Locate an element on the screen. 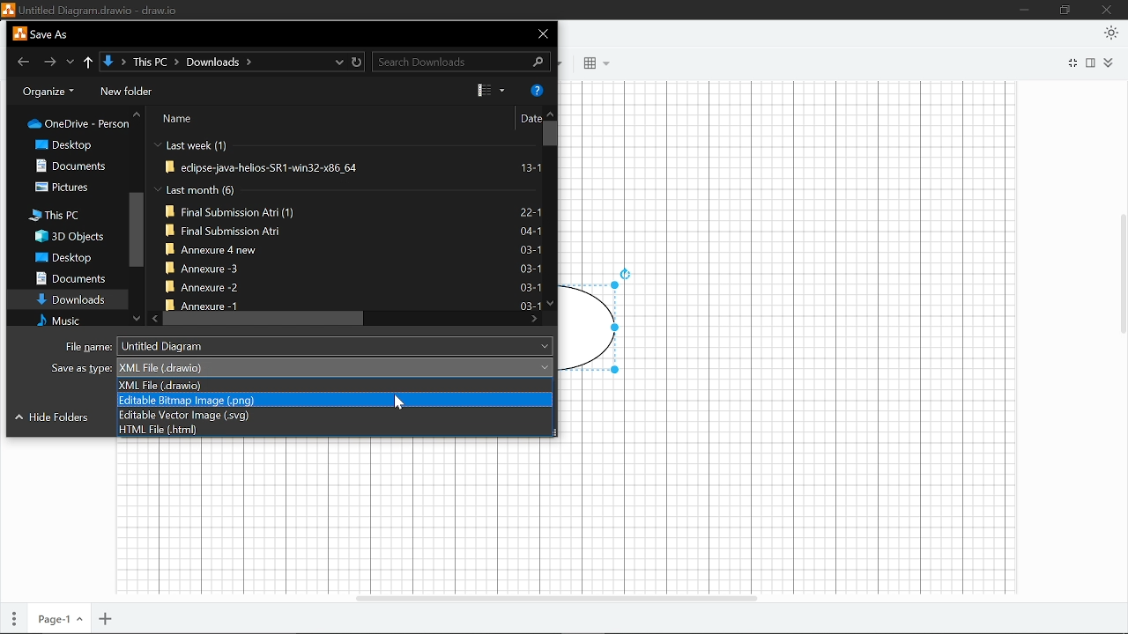 This screenshot has width=1128, height=634. restore down is located at coordinates (1066, 11).